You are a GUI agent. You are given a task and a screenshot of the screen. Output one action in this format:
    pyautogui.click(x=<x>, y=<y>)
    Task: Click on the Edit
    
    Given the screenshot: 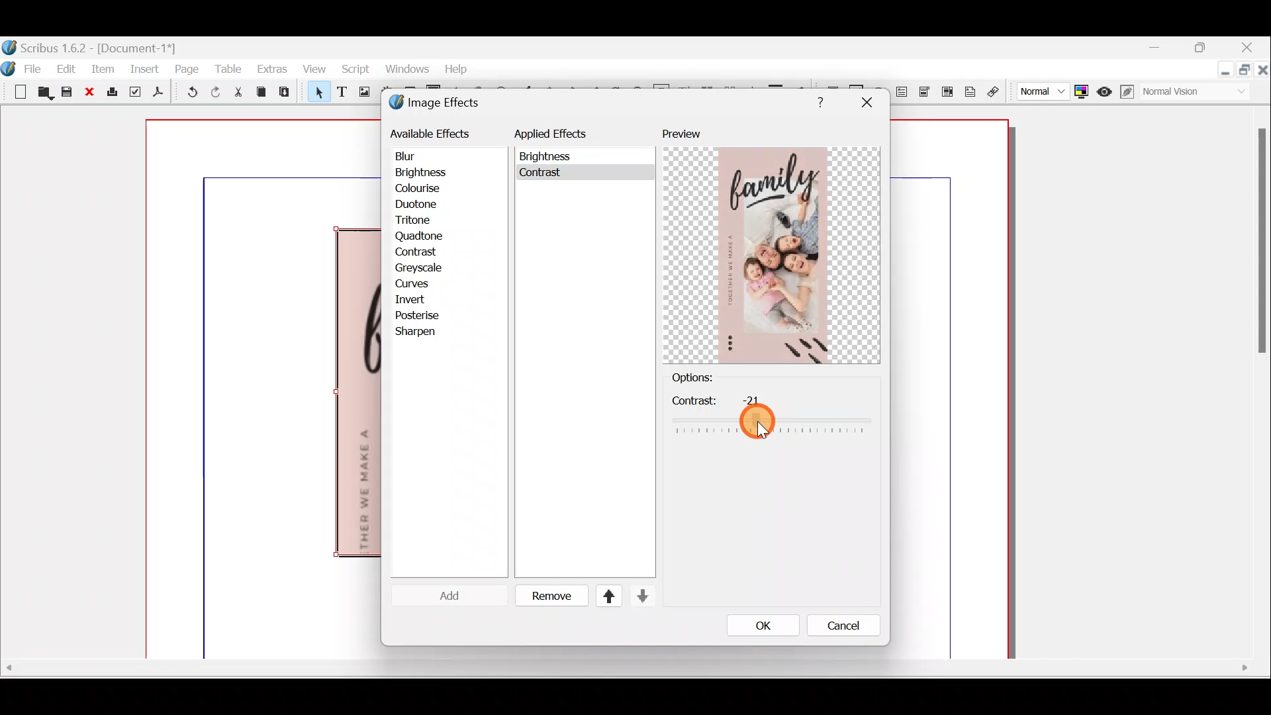 What is the action you would take?
    pyautogui.click(x=68, y=68)
    